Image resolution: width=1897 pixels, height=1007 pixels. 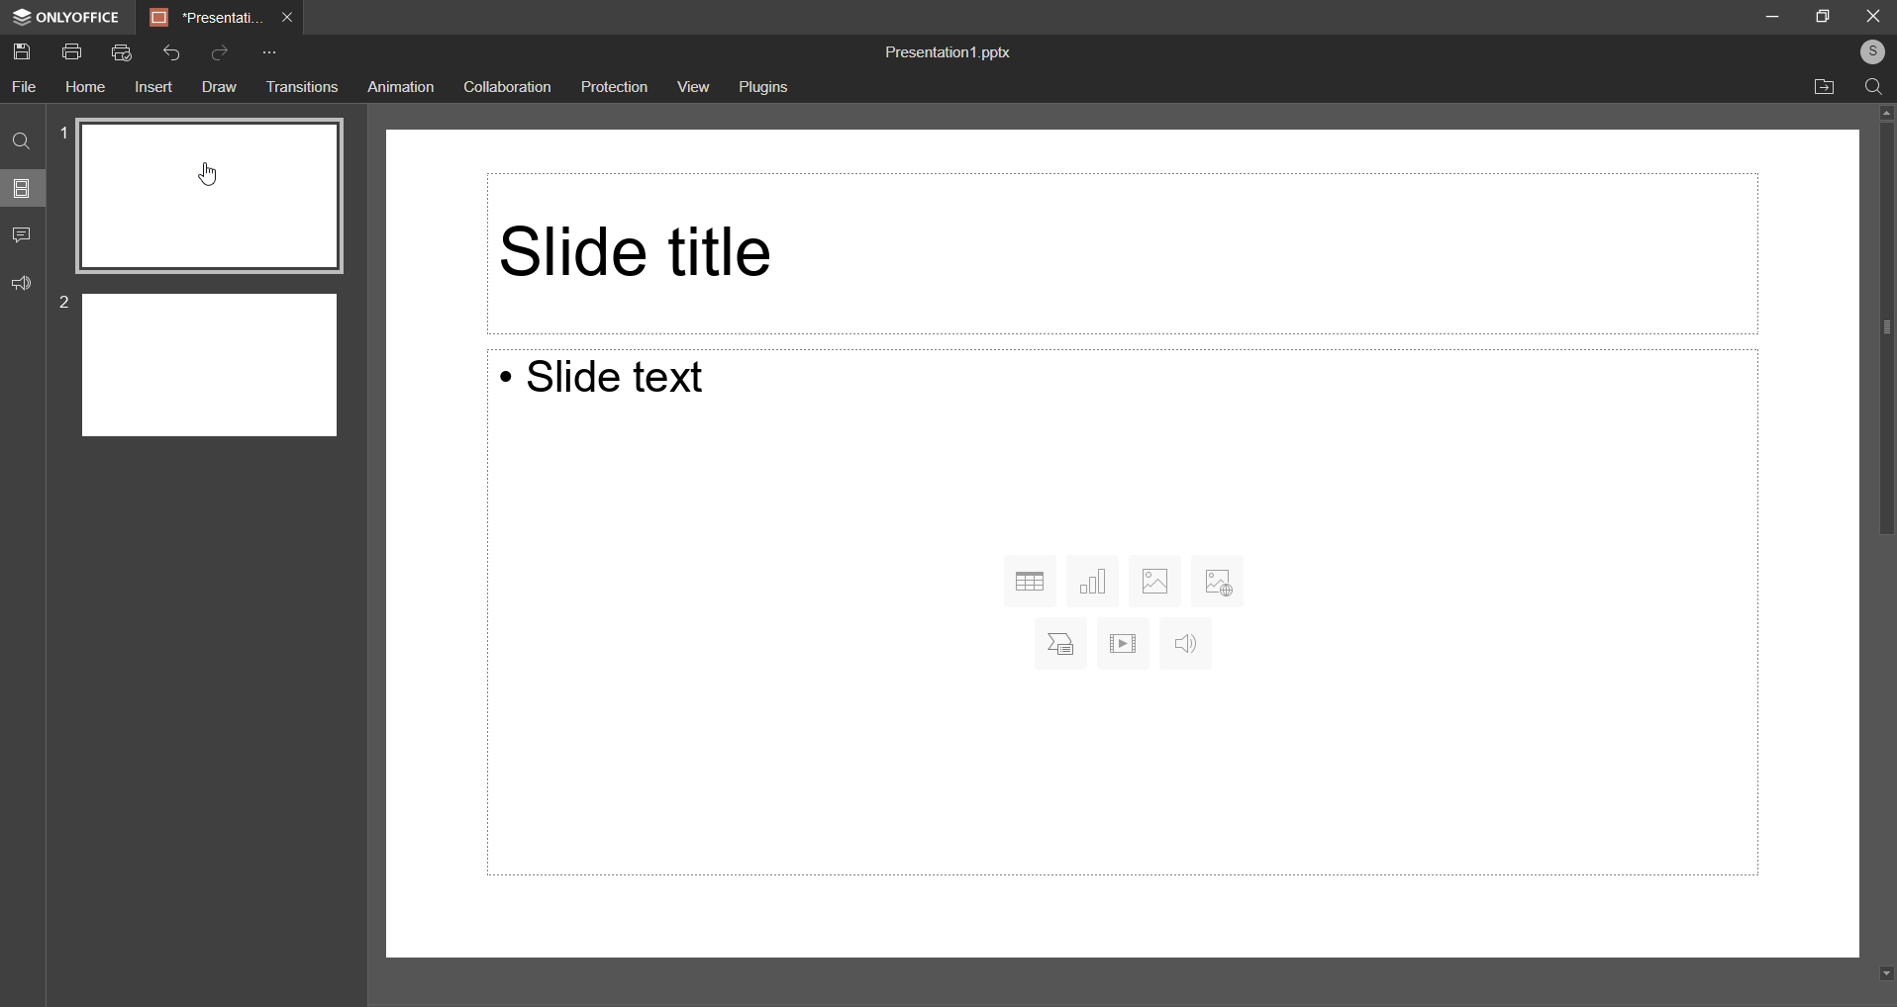 What do you see at coordinates (301, 87) in the screenshot?
I see `Transitions` at bounding box center [301, 87].